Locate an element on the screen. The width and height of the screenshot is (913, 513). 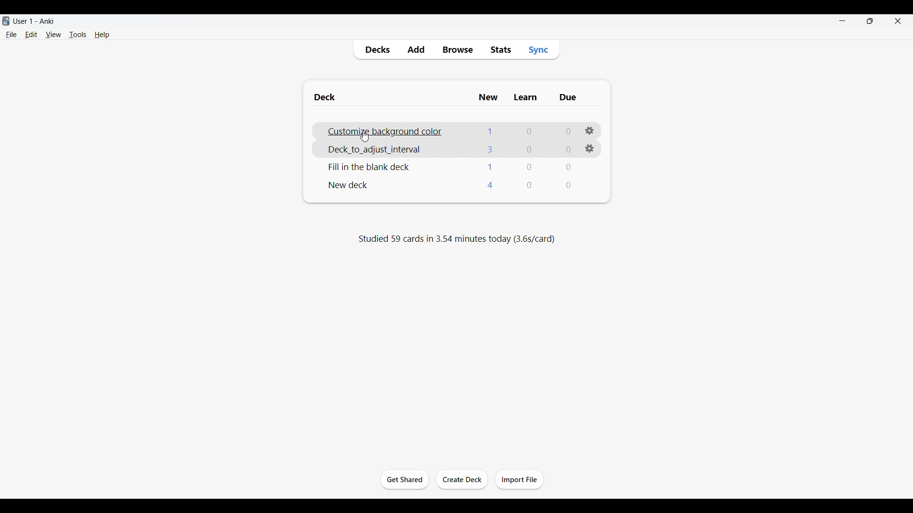
Cursor is located at coordinates (364, 137).